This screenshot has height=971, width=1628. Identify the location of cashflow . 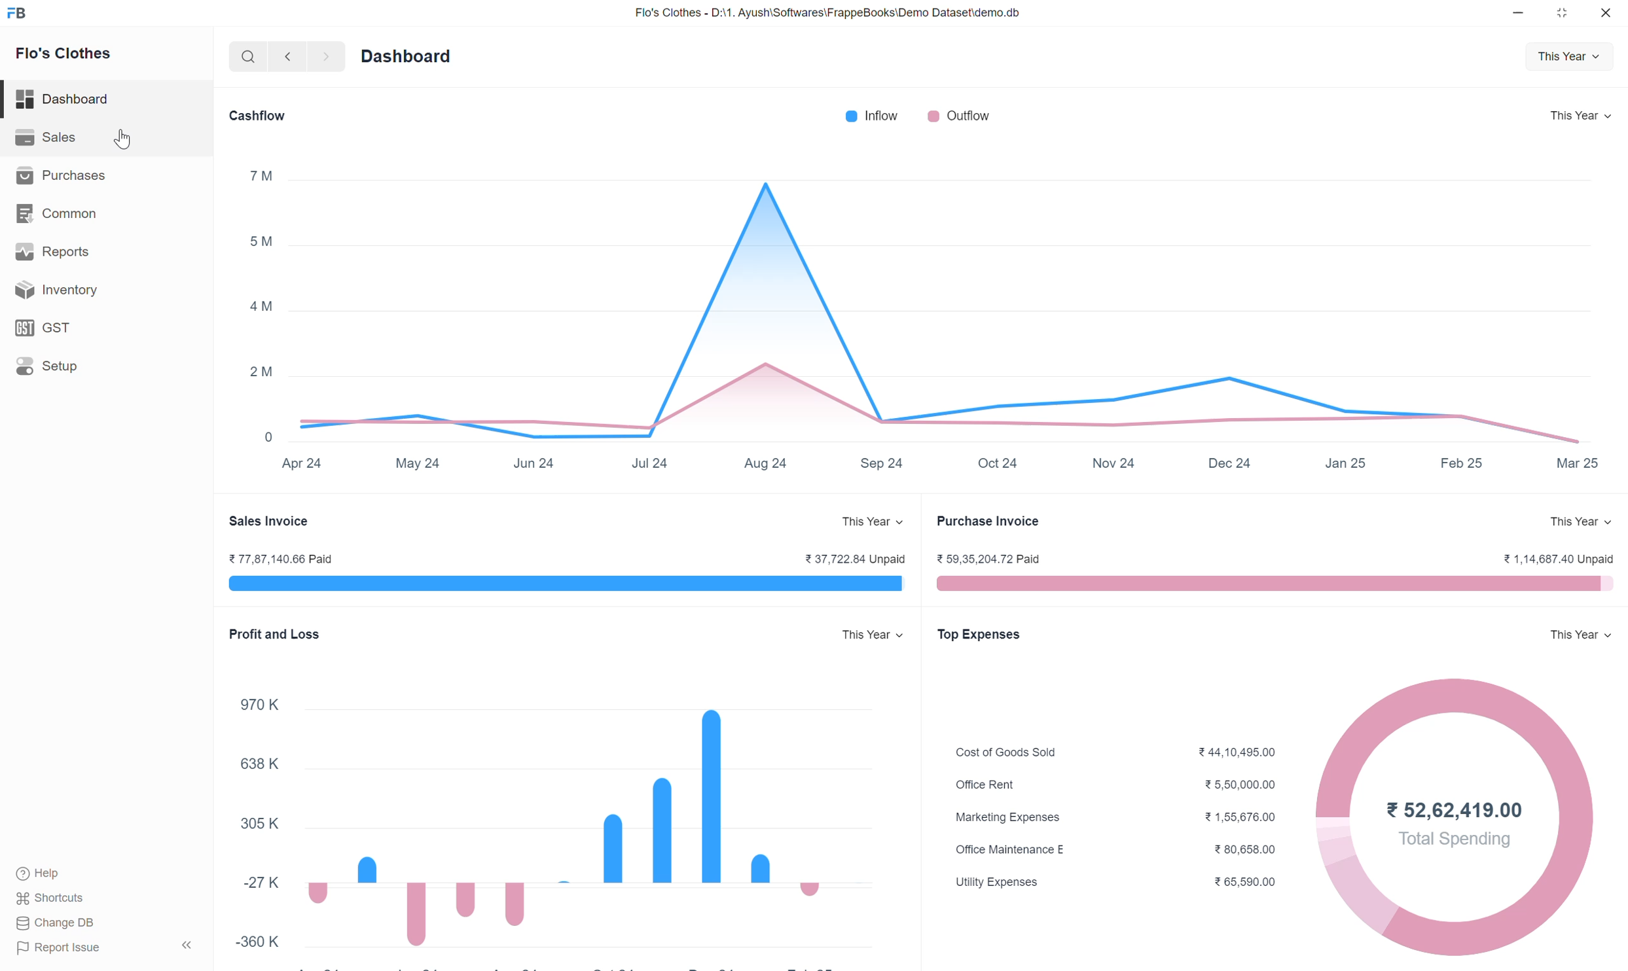
(256, 118).